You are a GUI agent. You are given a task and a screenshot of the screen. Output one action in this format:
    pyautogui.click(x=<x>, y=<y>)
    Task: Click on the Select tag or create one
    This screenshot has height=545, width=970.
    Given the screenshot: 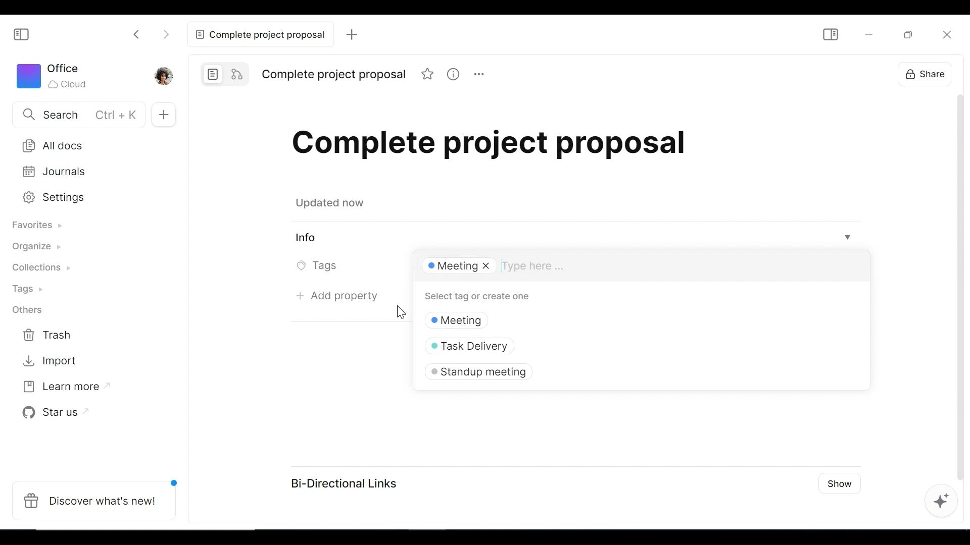 What is the action you would take?
    pyautogui.click(x=475, y=297)
    